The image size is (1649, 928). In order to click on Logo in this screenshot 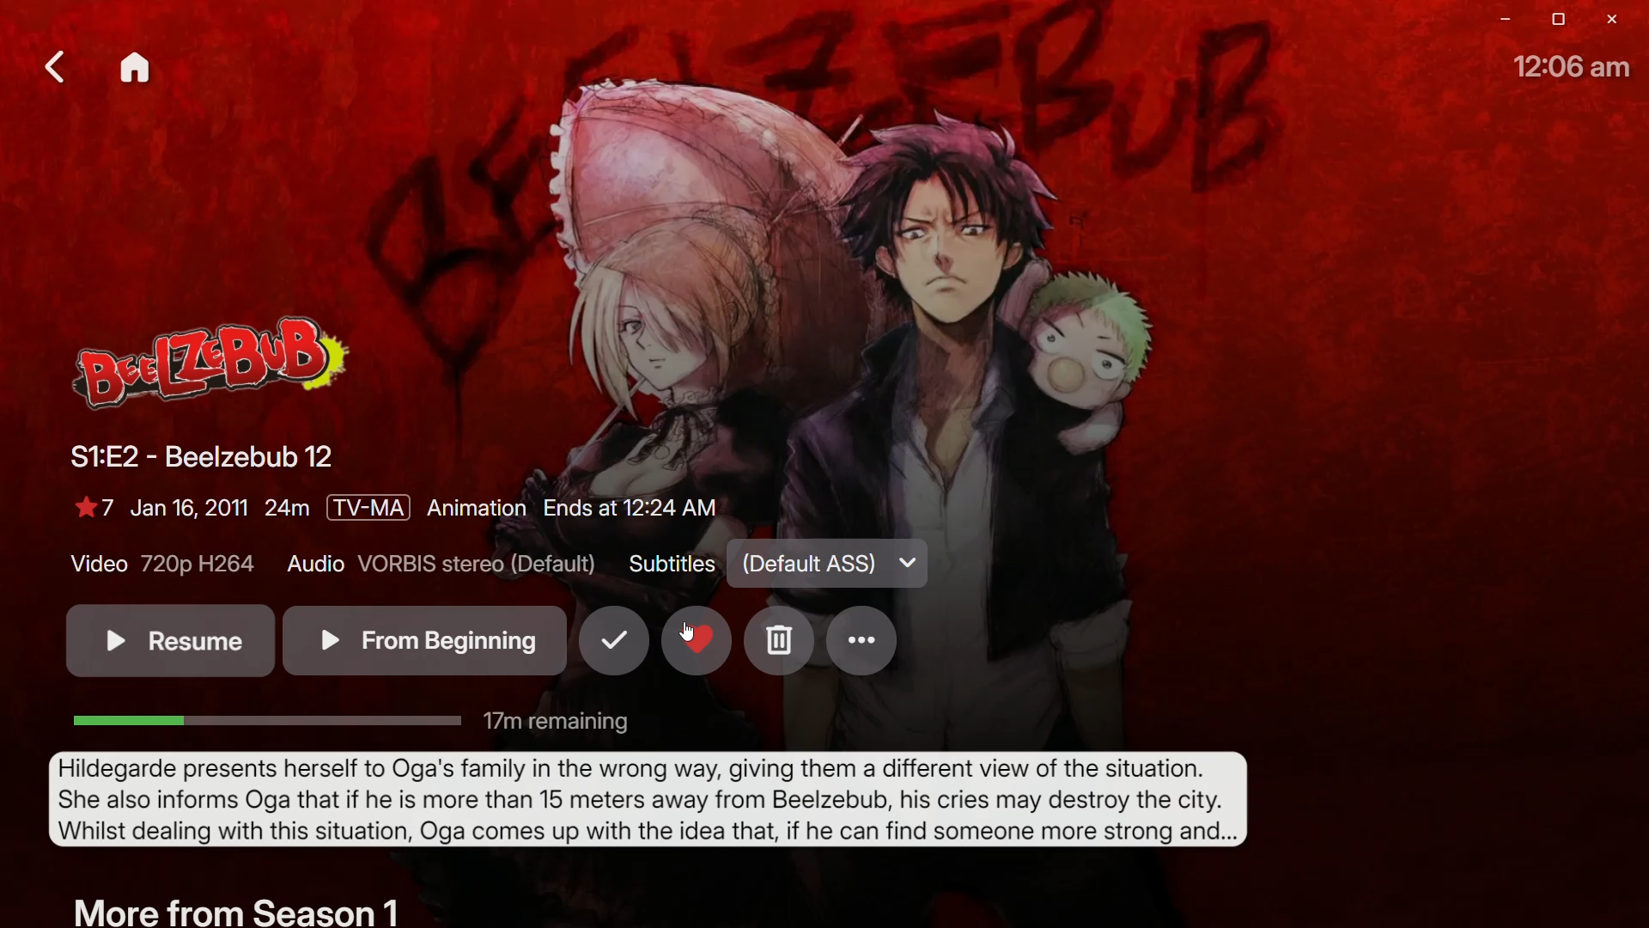, I will do `click(215, 367)`.